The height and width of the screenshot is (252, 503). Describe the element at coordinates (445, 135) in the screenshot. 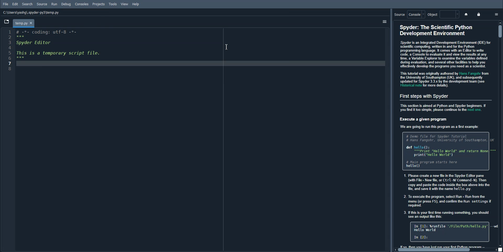

I see `Help pane information` at that location.